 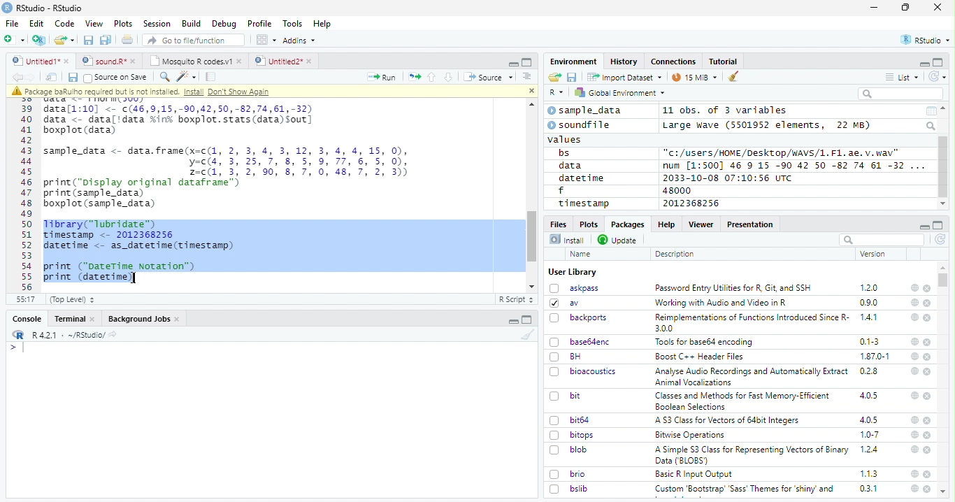 What do you see at coordinates (694, 203) in the screenshot?
I see `2012368256` at bounding box center [694, 203].